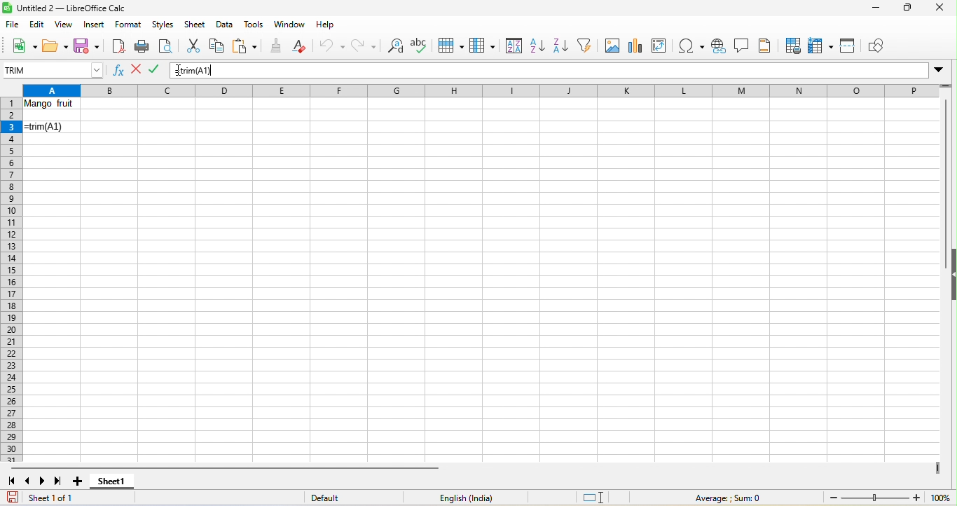 Image resolution: width=957 pixels, height=506 pixels. I want to click on special character, so click(694, 46).